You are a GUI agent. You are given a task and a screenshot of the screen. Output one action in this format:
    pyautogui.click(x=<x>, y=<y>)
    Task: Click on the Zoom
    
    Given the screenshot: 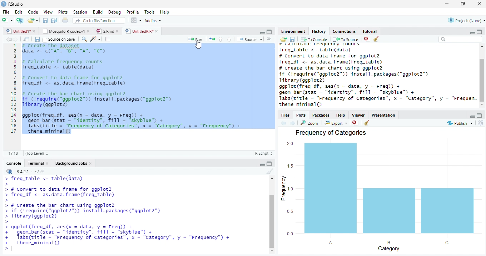 What is the action you would take?
    pyautogui.click(x=84, y=40)
    